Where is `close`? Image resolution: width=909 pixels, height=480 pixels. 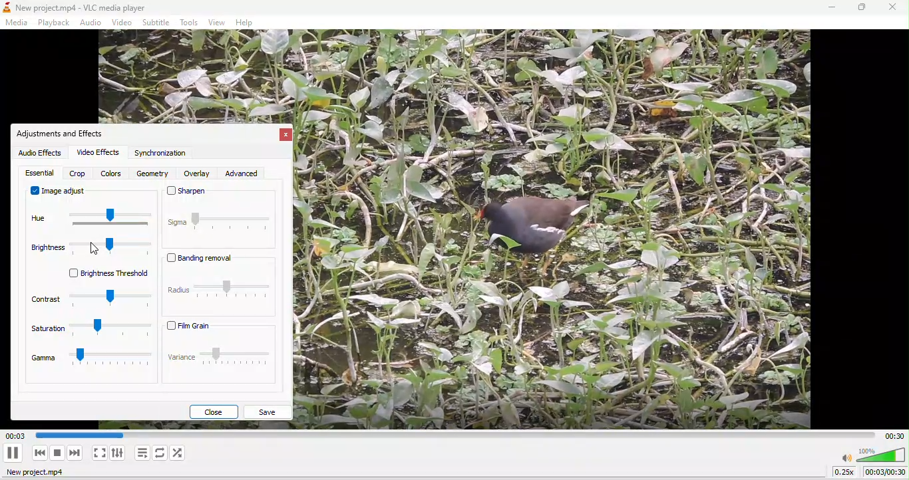 close is located at coordinates (214, 412).